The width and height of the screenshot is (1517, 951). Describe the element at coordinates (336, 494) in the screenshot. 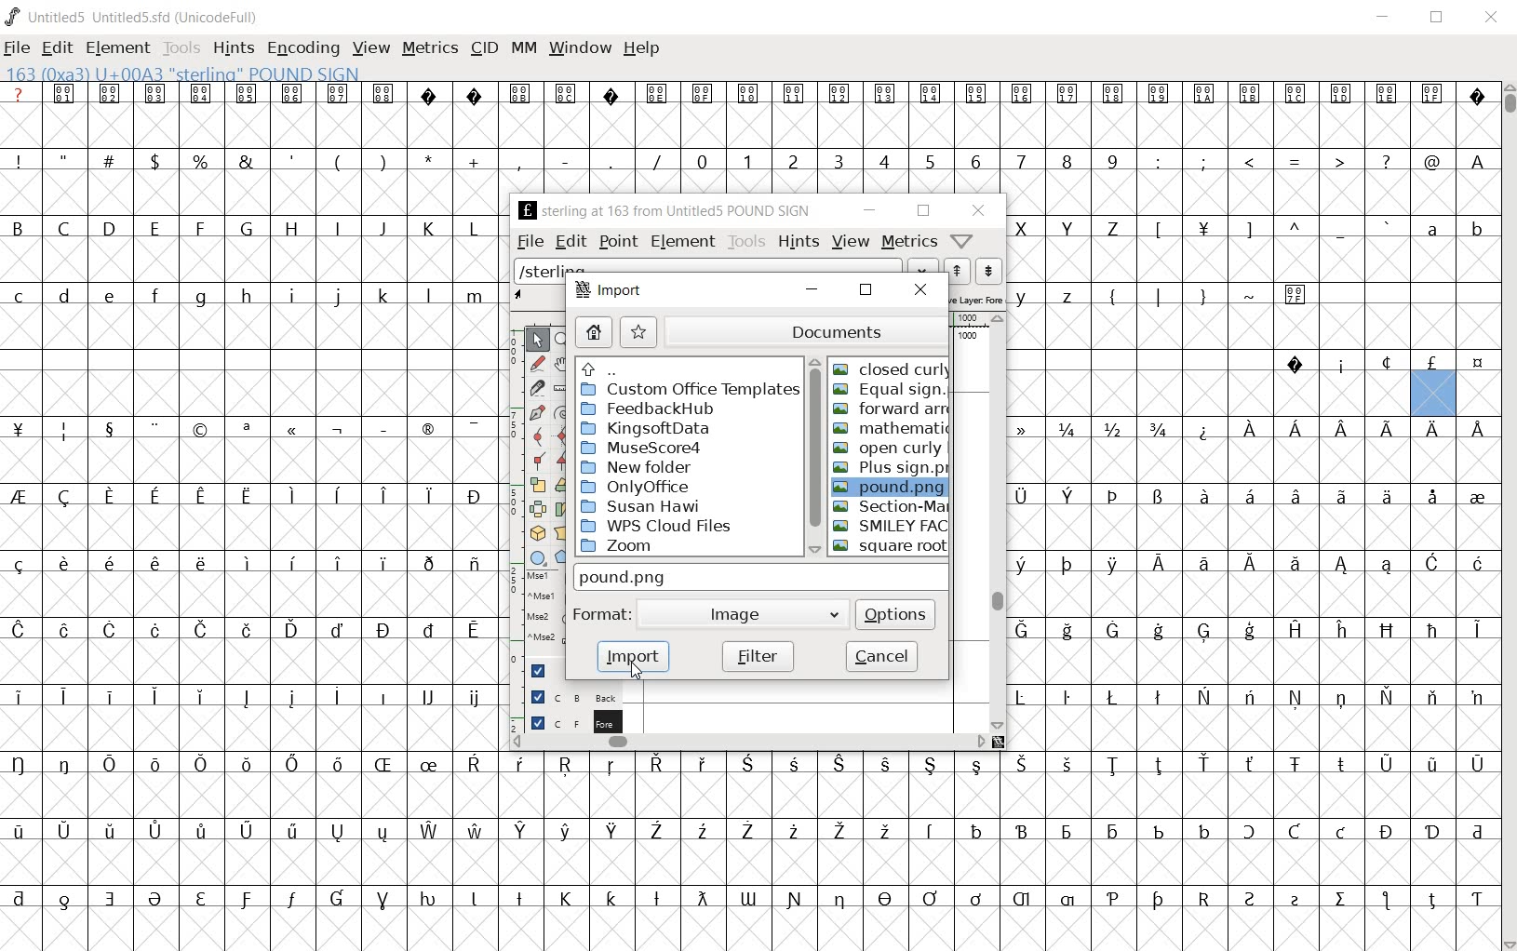

I see `Symbol` at that location.